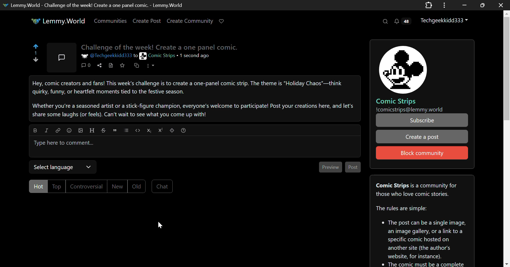 The width and height of the screenshot is (510, 267). Describe the element at coordinates (422, 121) in the screenshot. I see `Subscribe` at that location.